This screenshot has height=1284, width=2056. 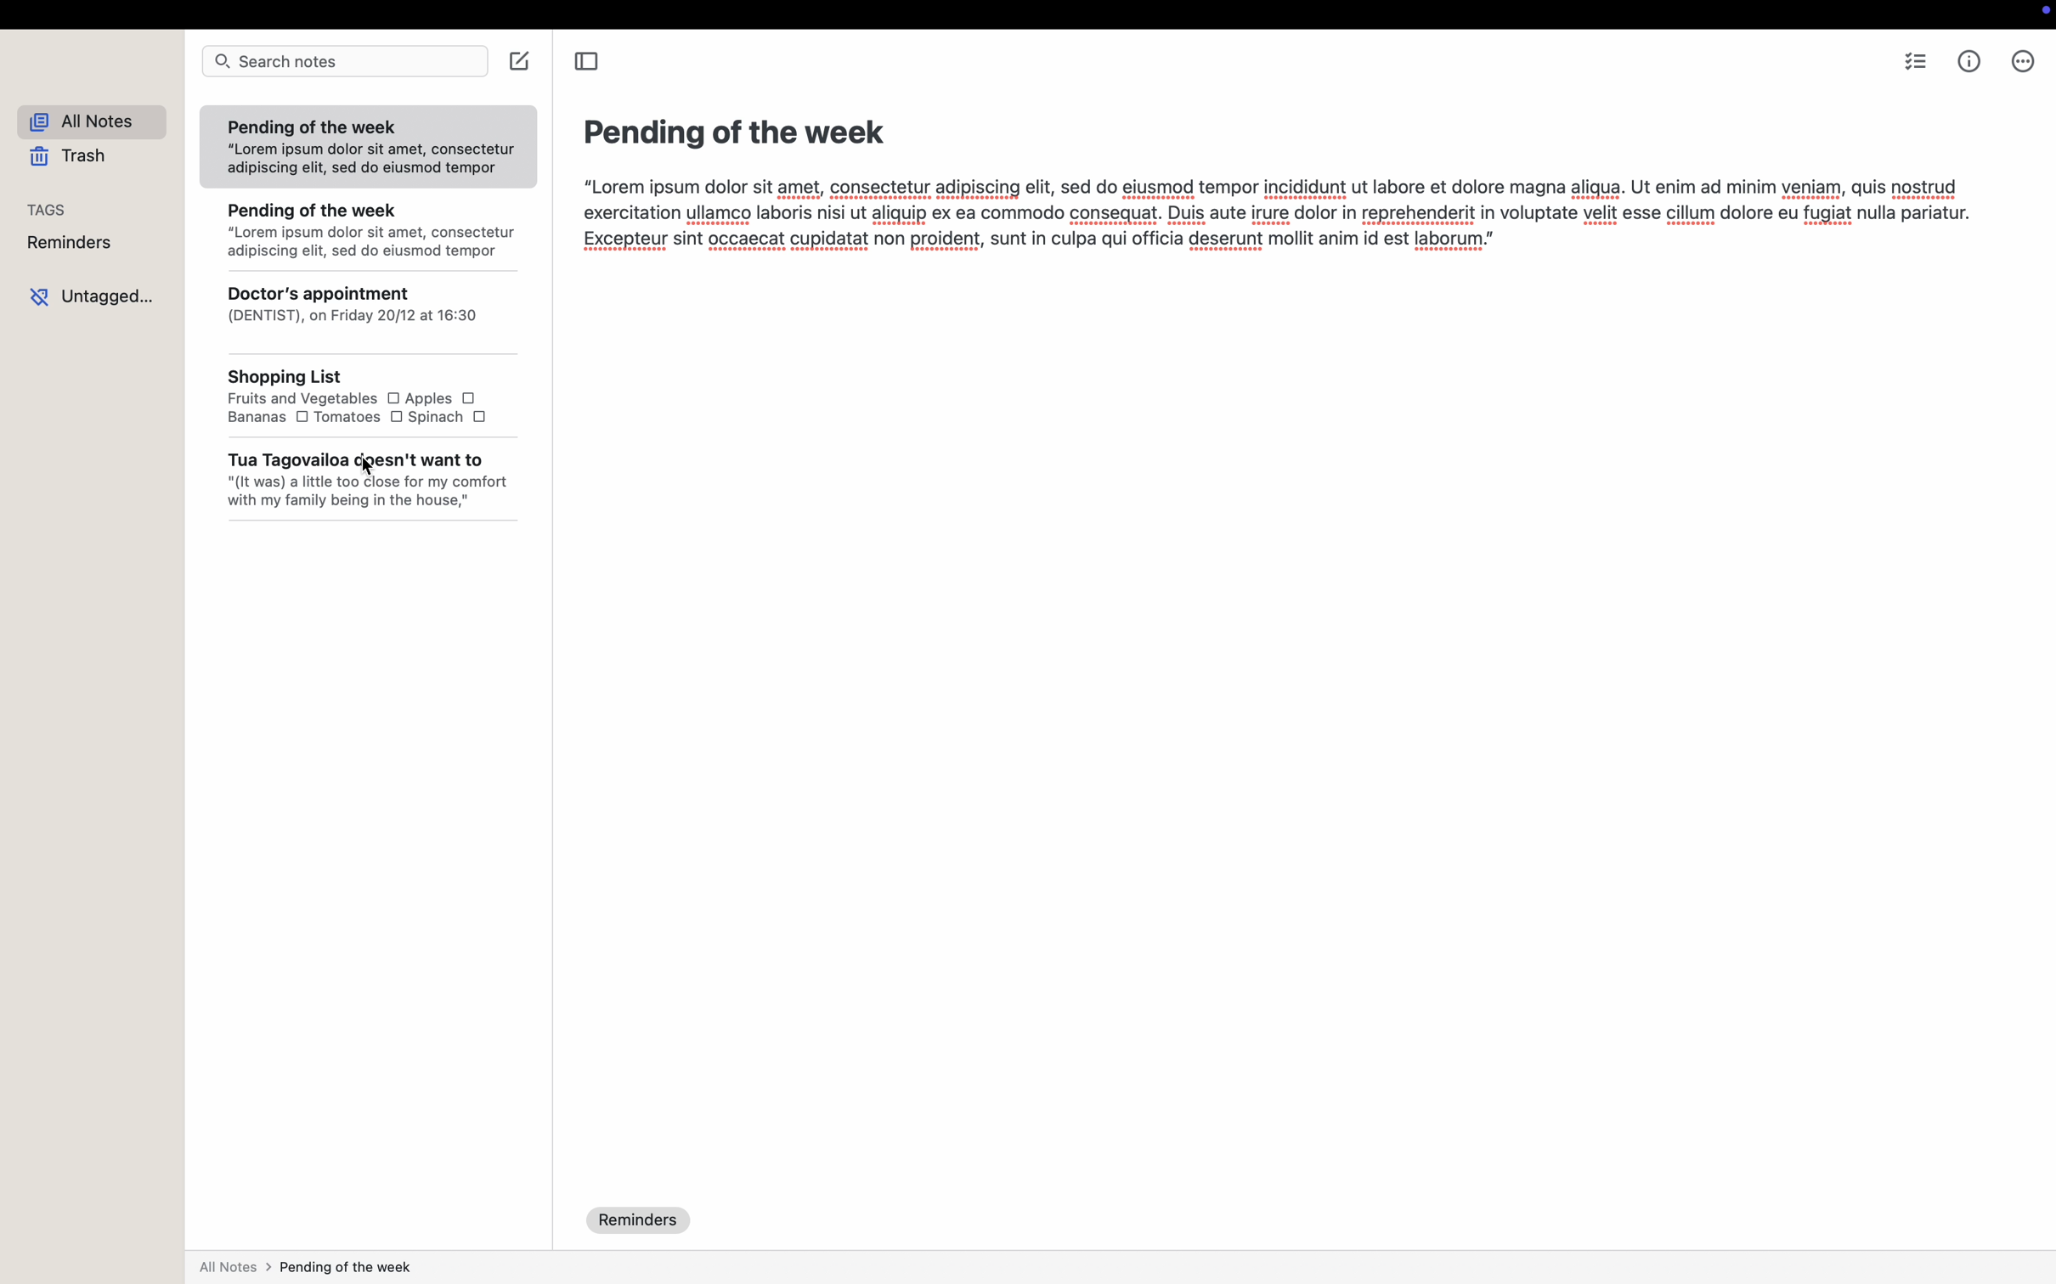 What do you see at coordinates (88, 121) in the screenshot?
I see `all notes` at bounding box center [88, 121].